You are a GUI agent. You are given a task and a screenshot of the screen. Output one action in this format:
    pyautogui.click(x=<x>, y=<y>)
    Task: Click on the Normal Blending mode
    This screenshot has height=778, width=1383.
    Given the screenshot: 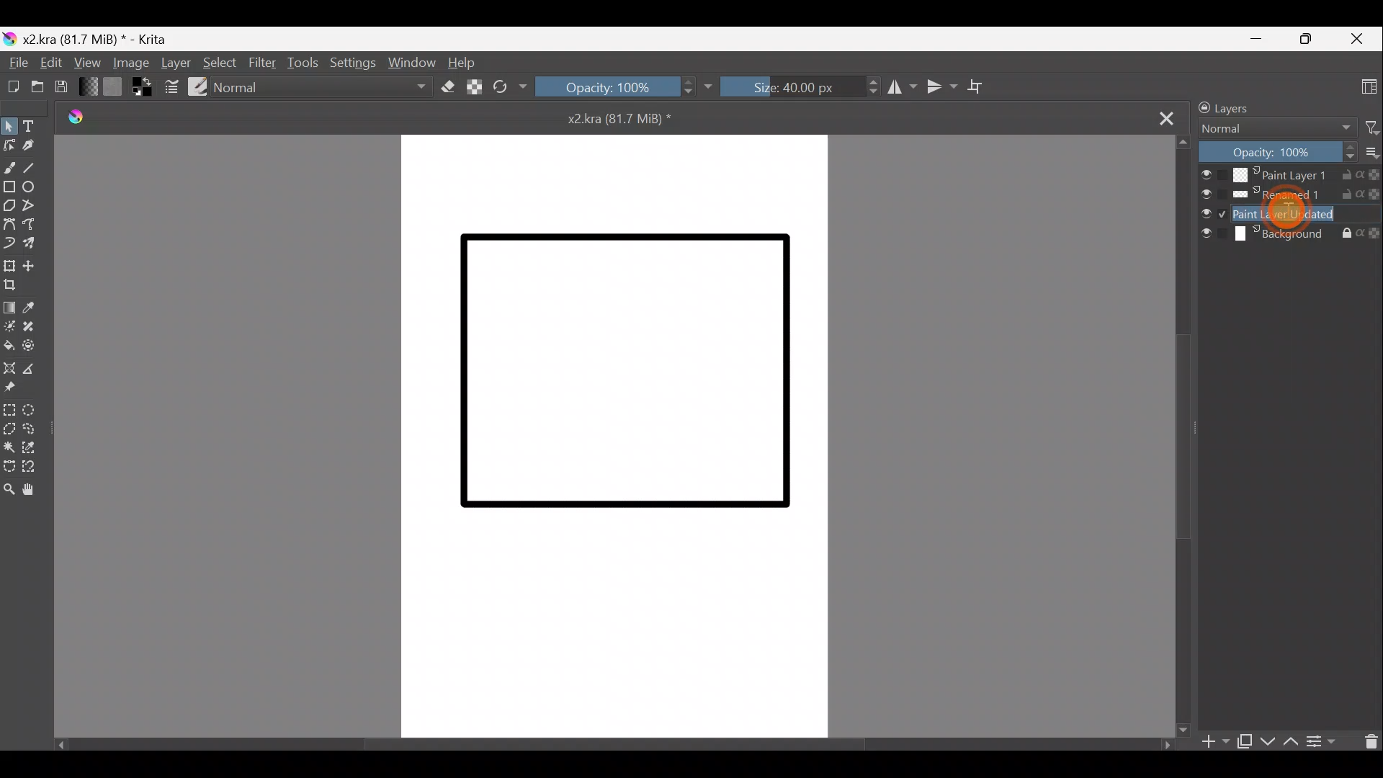 What is the action you would take?
    pyautogui.click(x=326, y=88)
    